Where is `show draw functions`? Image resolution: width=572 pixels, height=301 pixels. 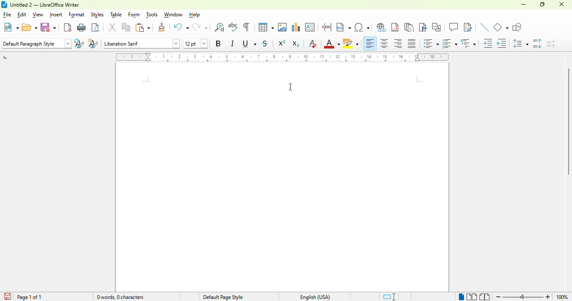 show draw functions is located at coordinates (517, 27).